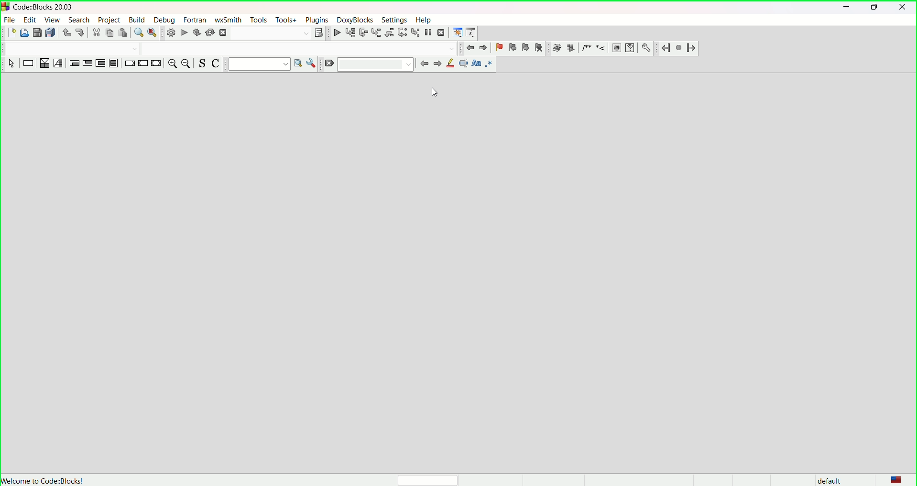 This screenshot has height=486, width=917. I want to click on selected text, so click(464, 63).